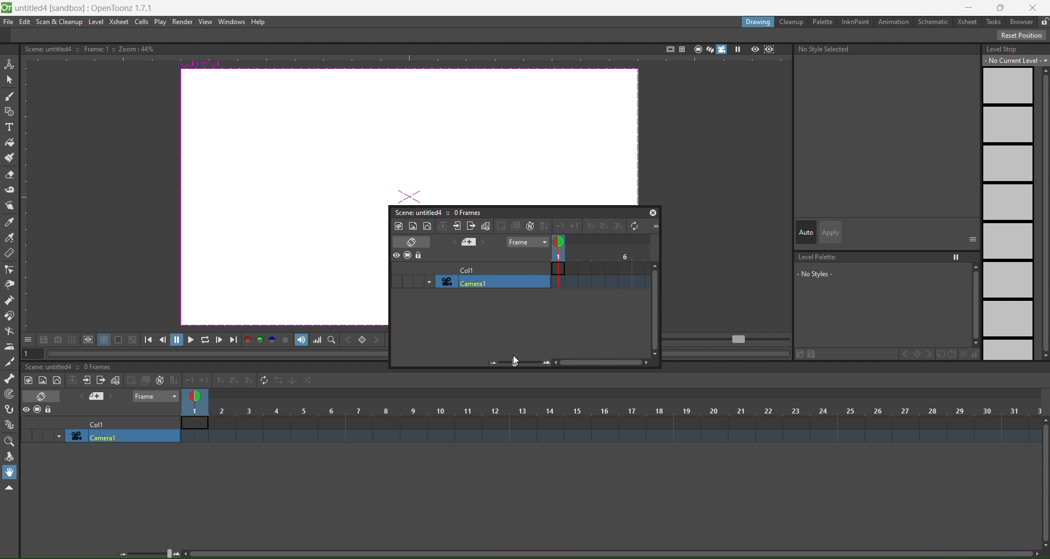 Image resolution: width=1050 pixels, height=559 pixels. Describe the element at coordinates (855, 21) in the screenshot. I see `inknpaint` at that location.